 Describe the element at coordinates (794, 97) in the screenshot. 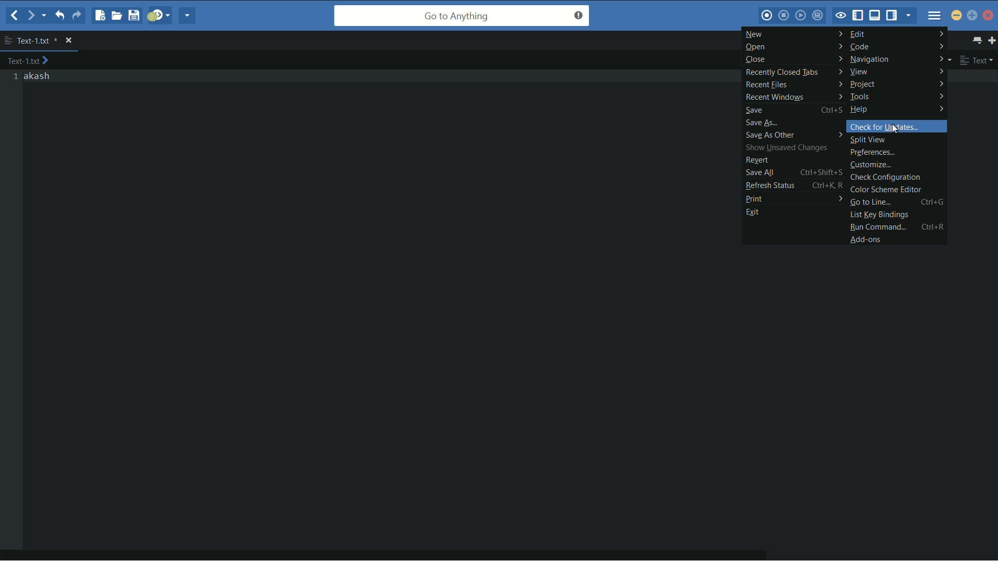

I see `recent windows` at that location.